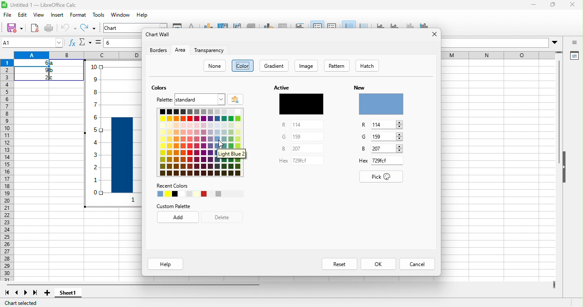  I want to click on 114, so click(387, 125).